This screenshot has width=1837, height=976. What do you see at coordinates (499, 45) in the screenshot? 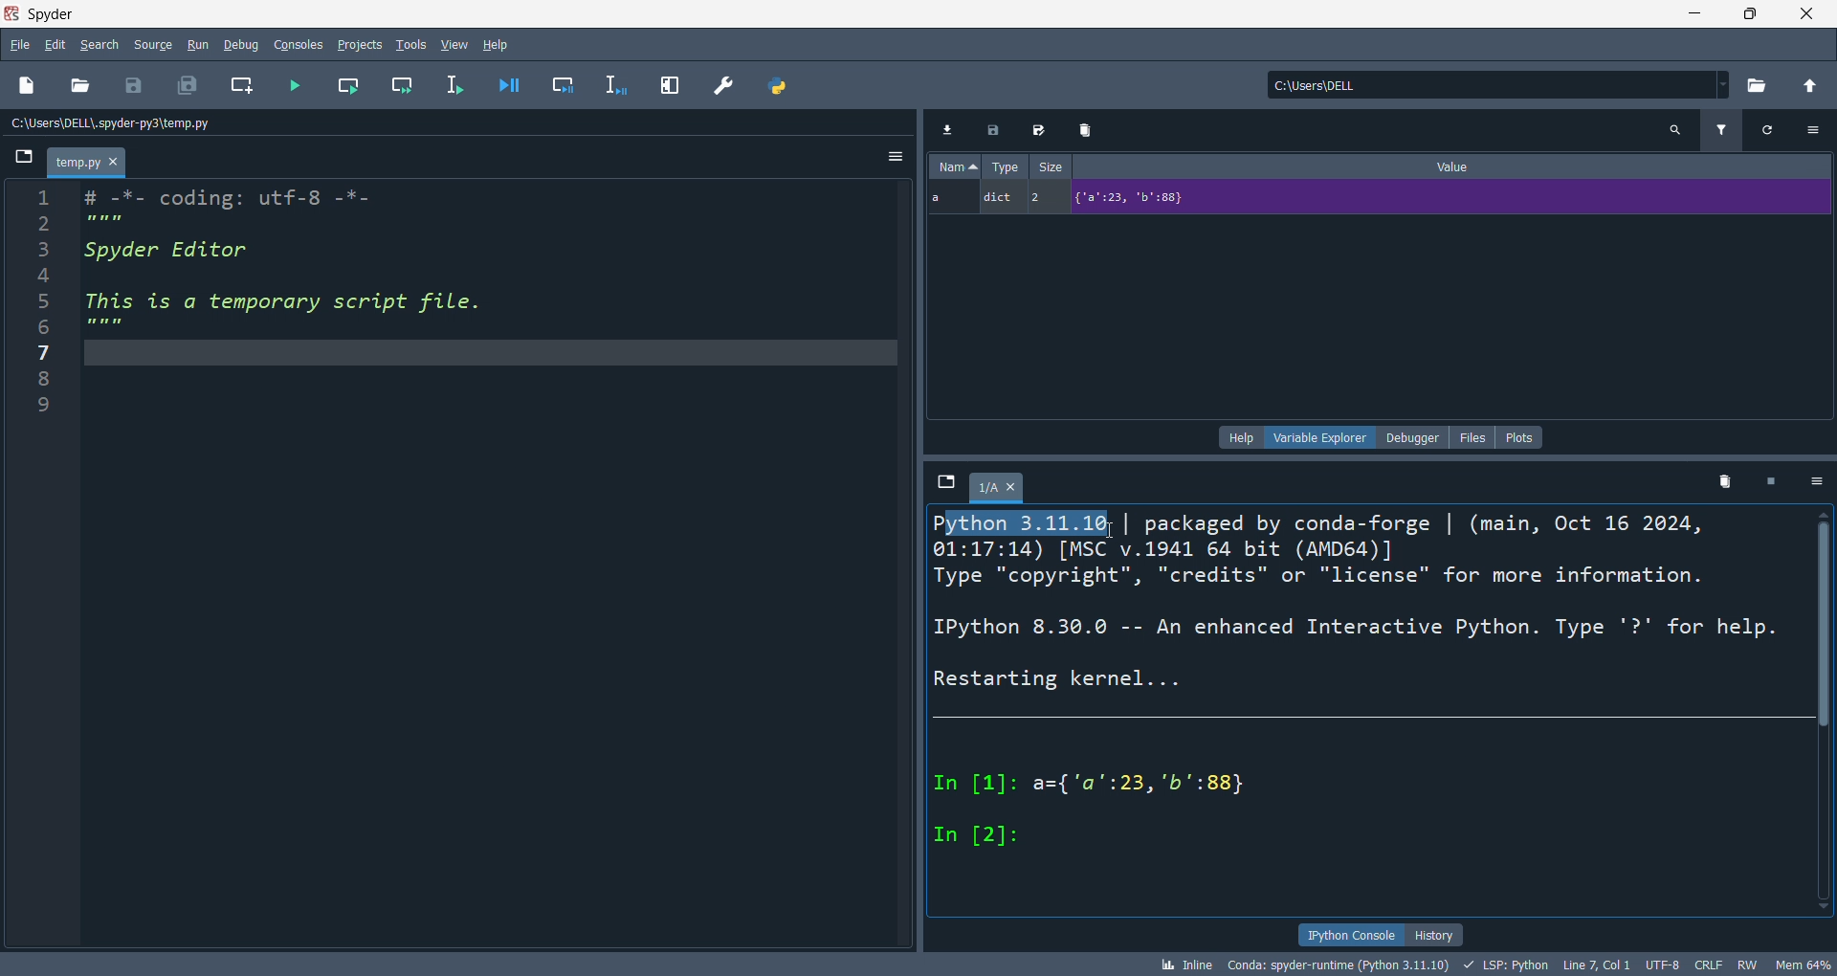
I see `help` at bounding box center [499, 45].